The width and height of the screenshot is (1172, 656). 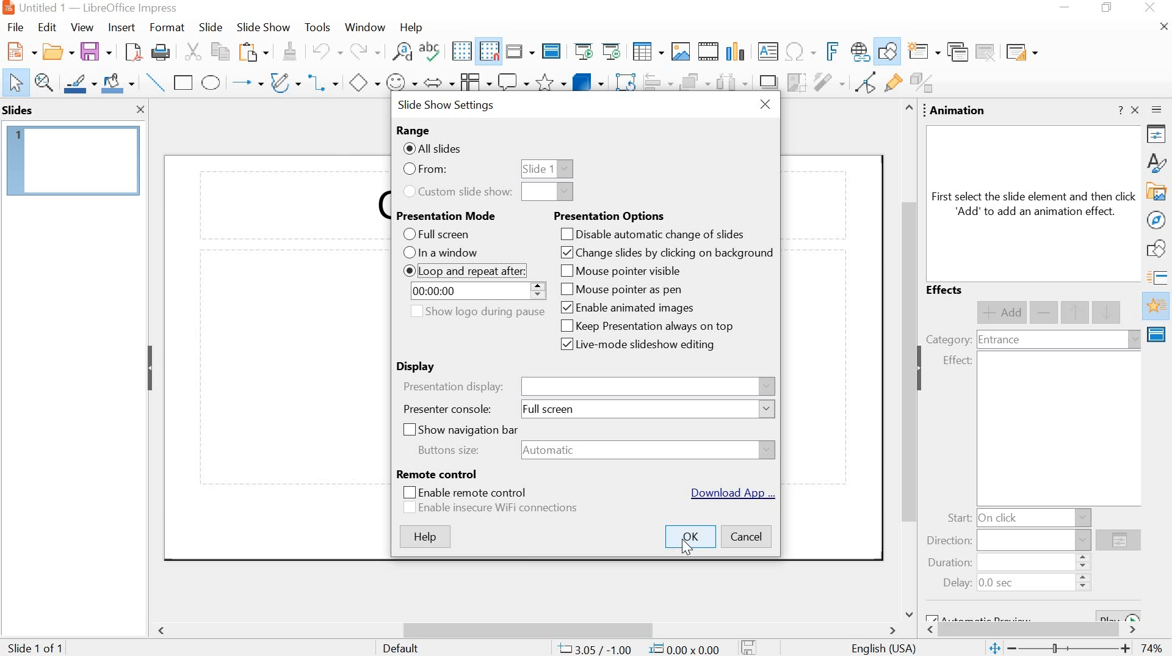 What do you see at coordinates (768, 409) in the screenshot?
I see `dropdown` at bounding box center [768, 409].